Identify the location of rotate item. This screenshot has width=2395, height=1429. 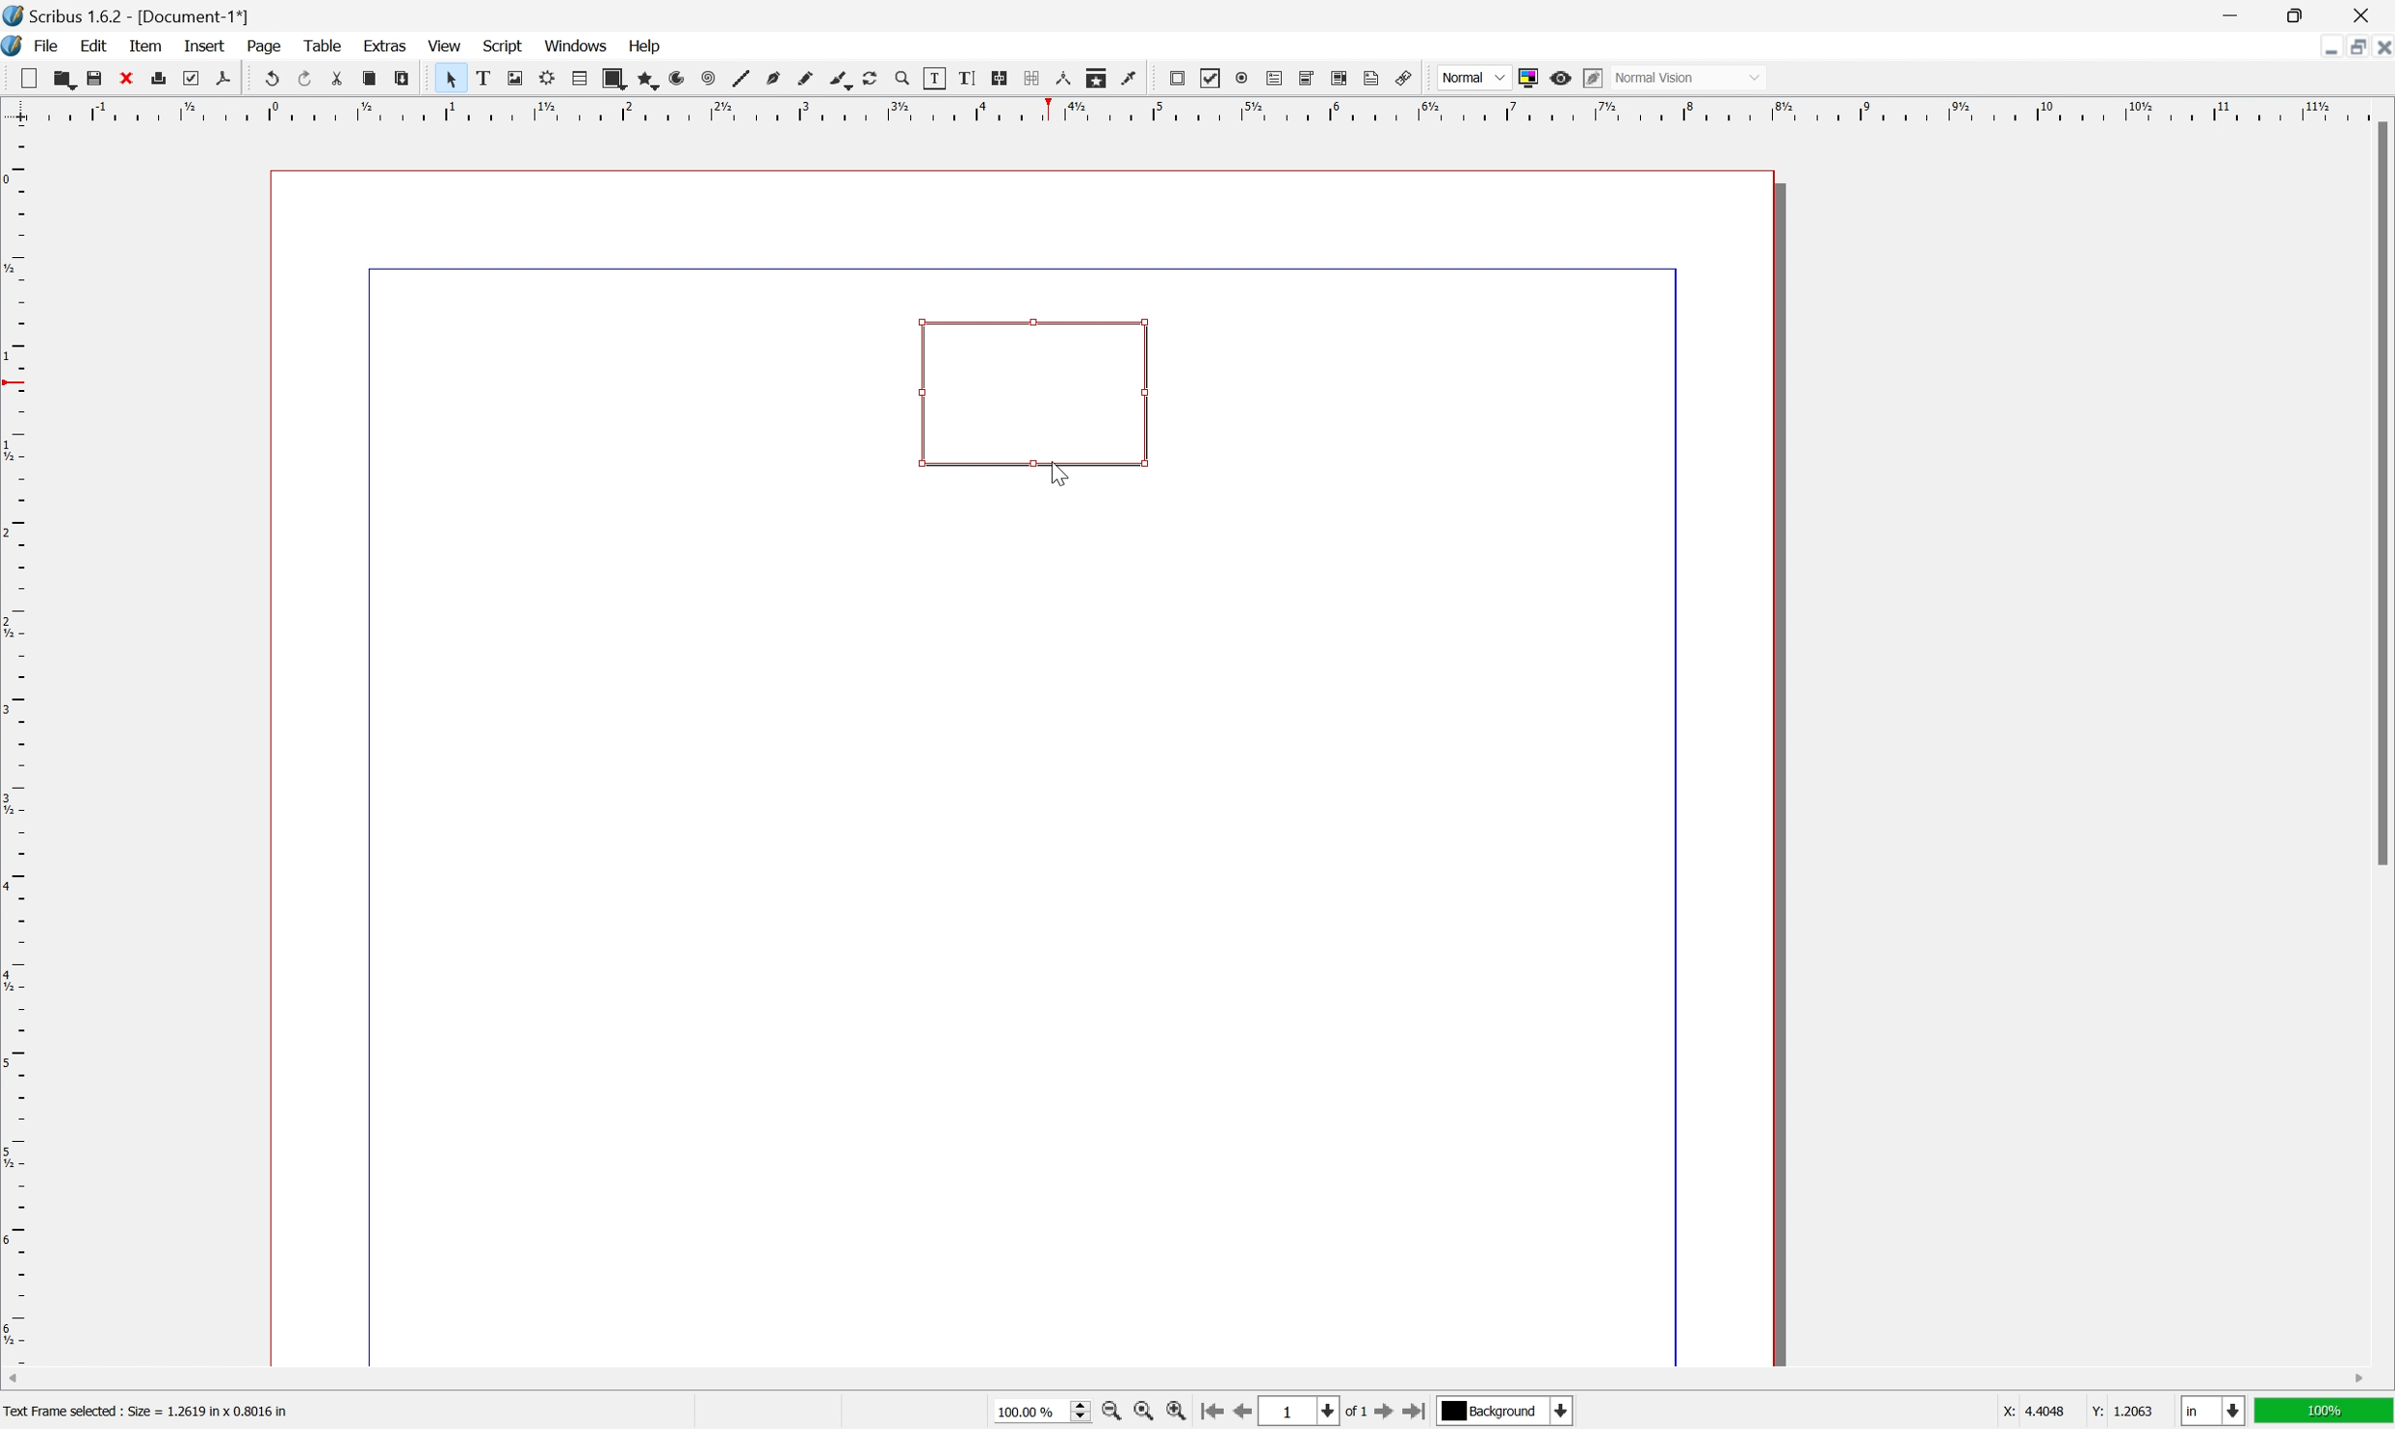
(871, 80).